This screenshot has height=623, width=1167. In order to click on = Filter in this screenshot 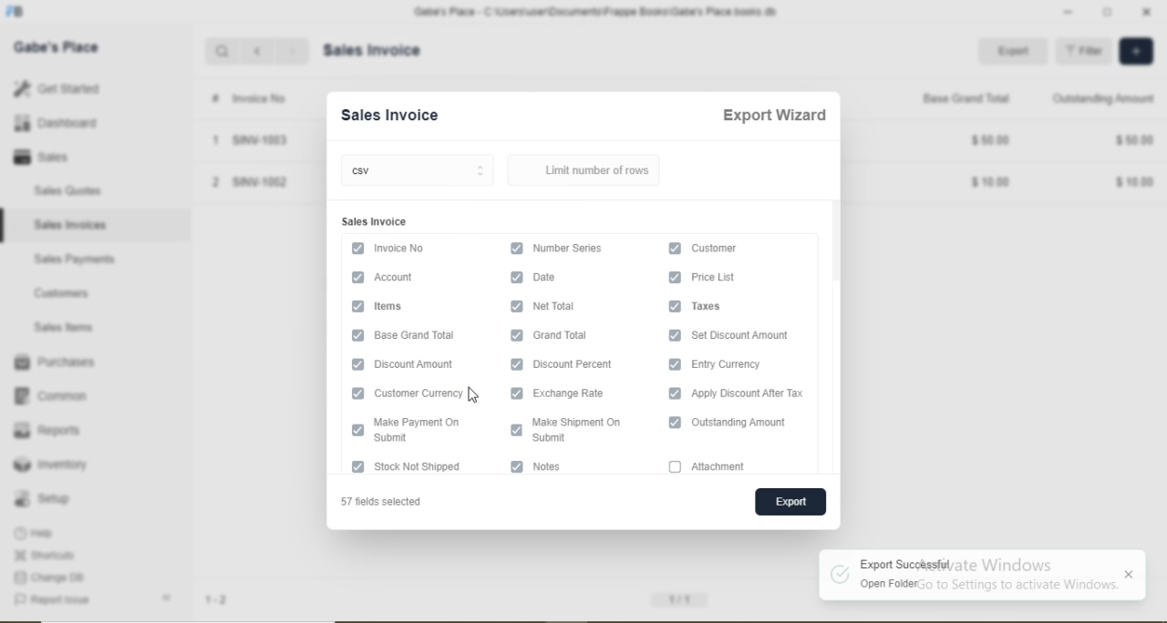, I will do `click(1084, 52)`.